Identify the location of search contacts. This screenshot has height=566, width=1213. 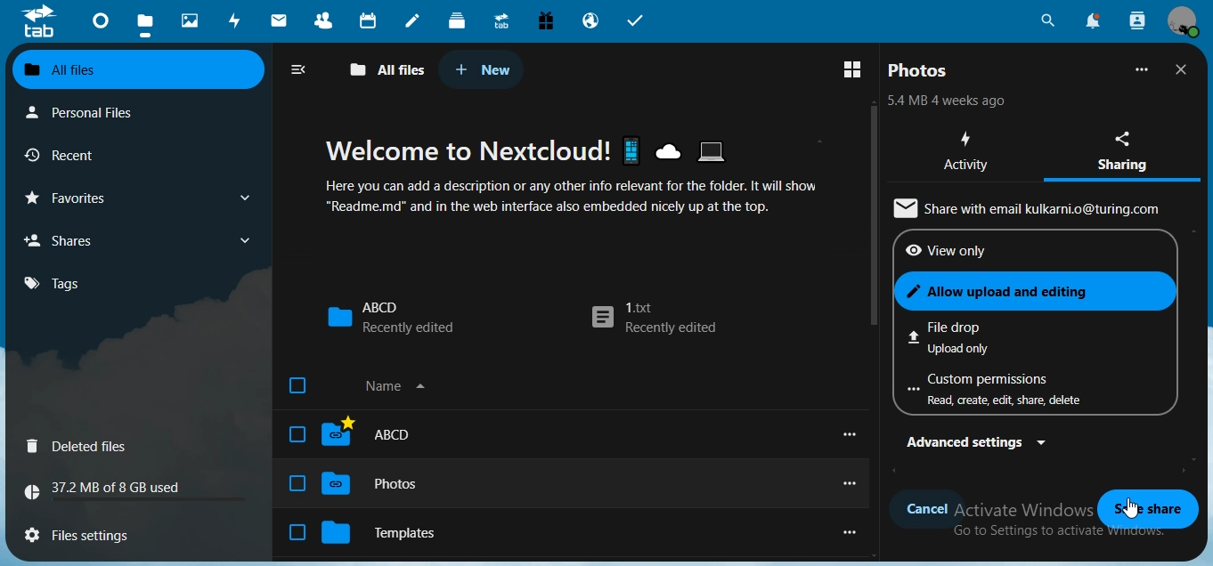
(1137, 20).